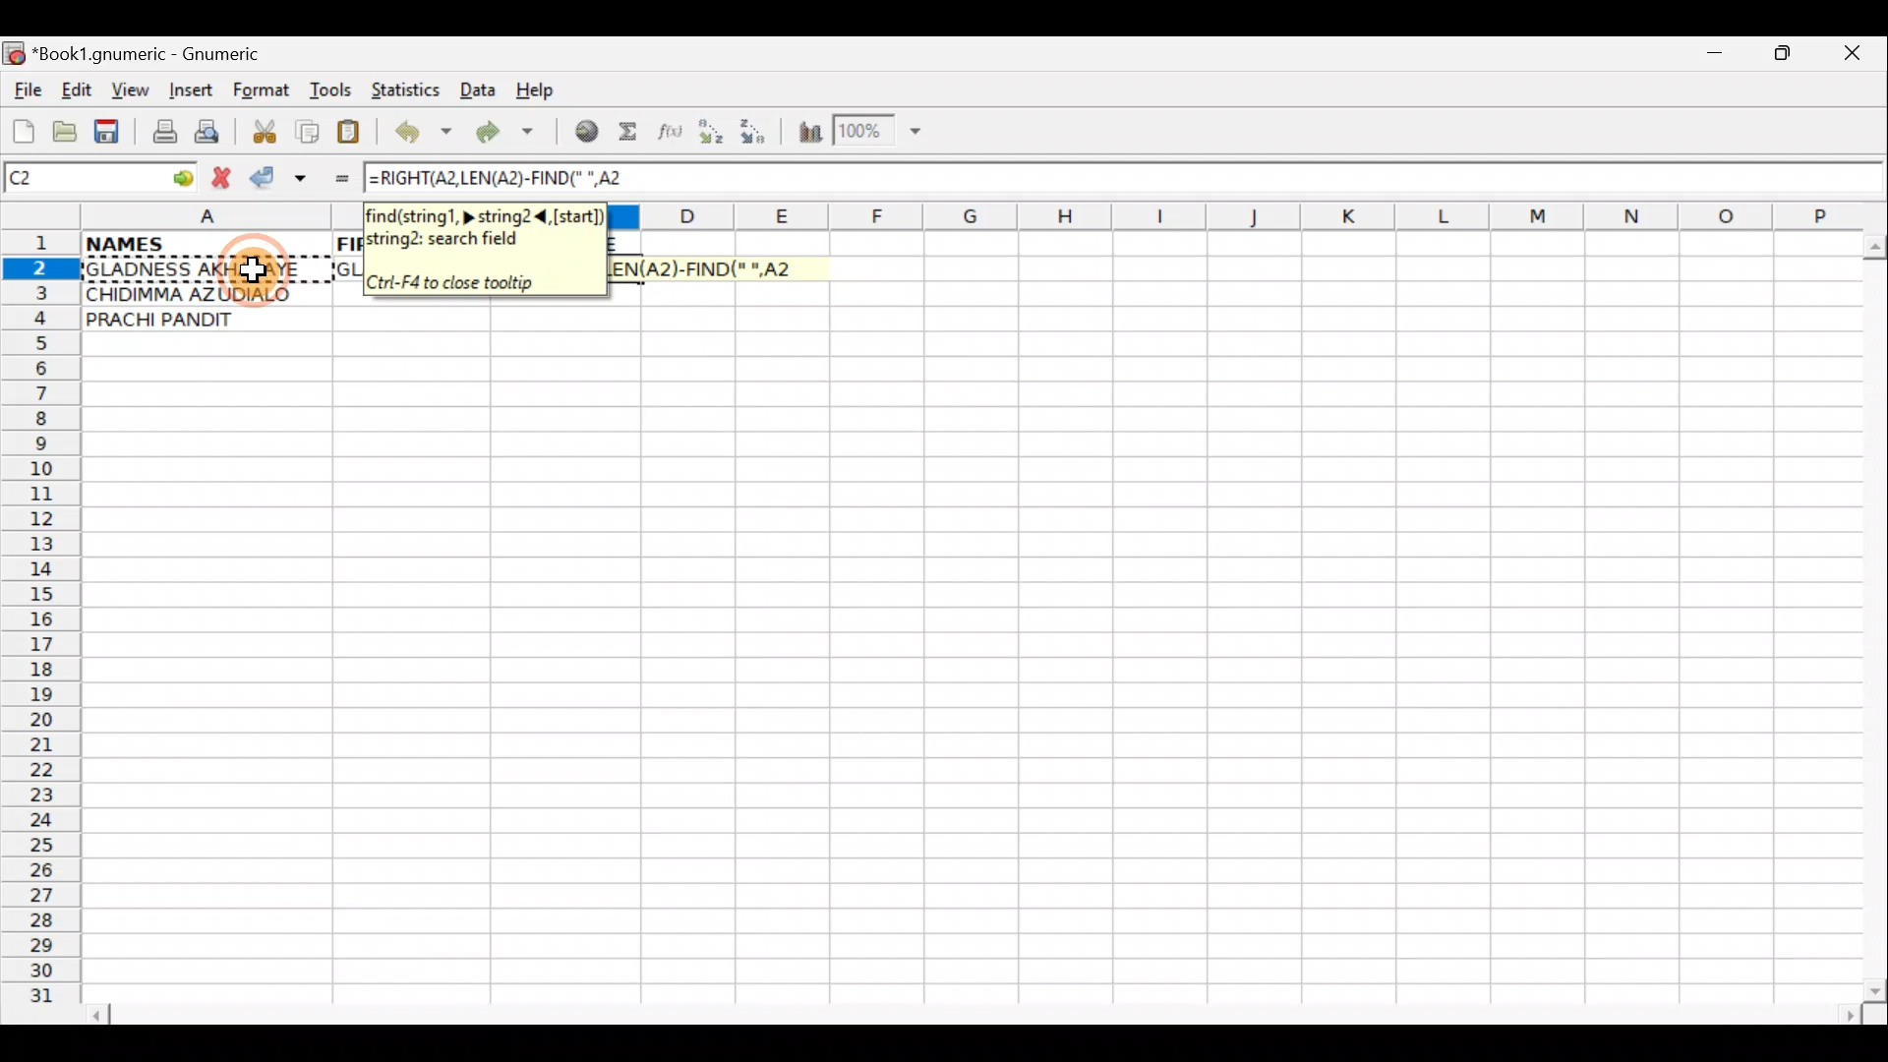  Describe the element at coordinates (79, 179) in the screenshot. I see `Cell name C2` at that location.